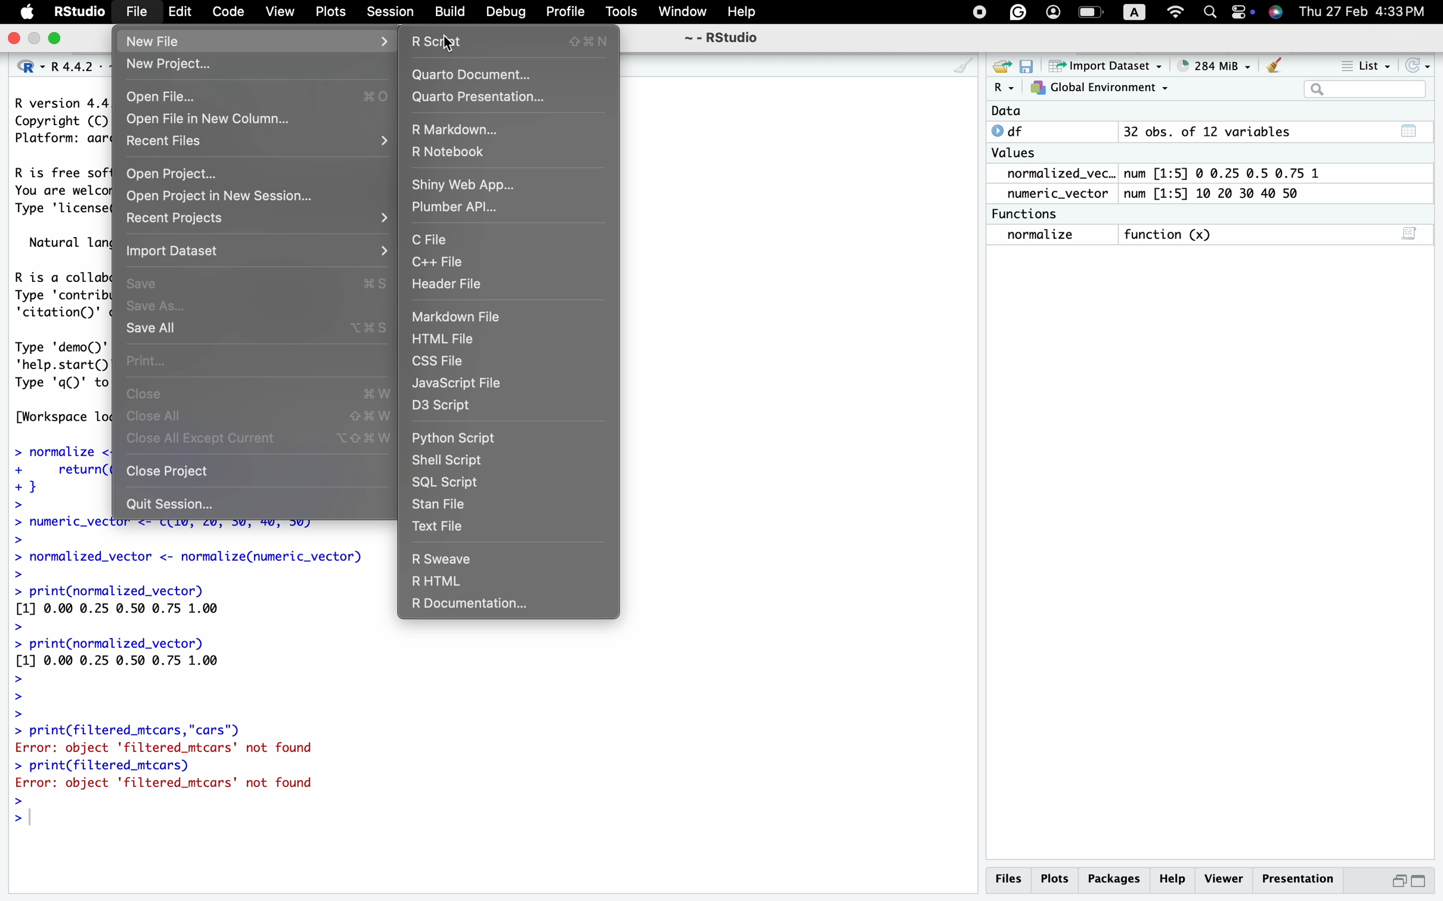  I want to click on R HTML, so click(438, 581).